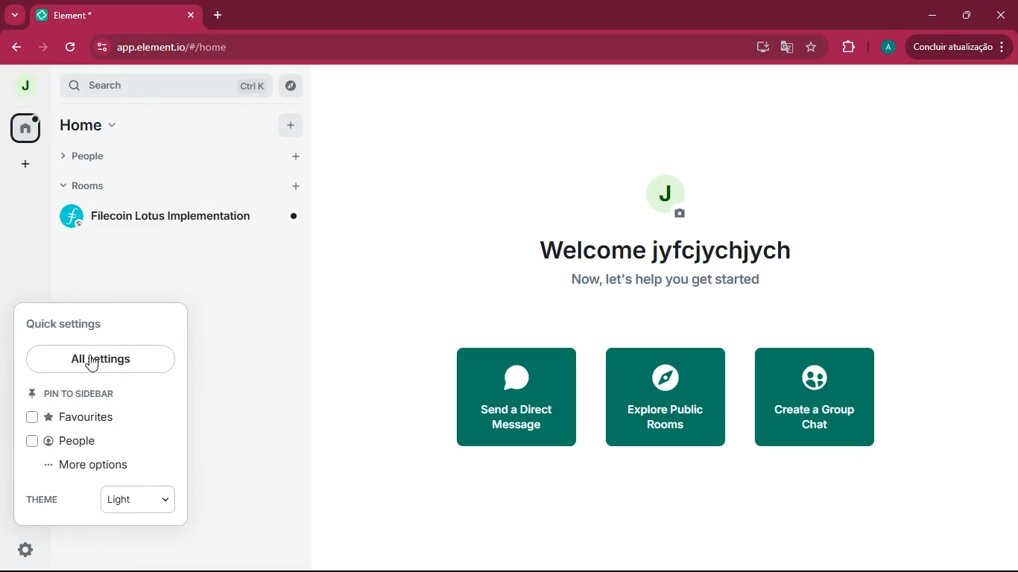 The height and width of the screenshot is (572, 1018). What do you see at coordinates (660, 193) in the screenshot?
I see `profile picture` at bounding box center [660, 193].